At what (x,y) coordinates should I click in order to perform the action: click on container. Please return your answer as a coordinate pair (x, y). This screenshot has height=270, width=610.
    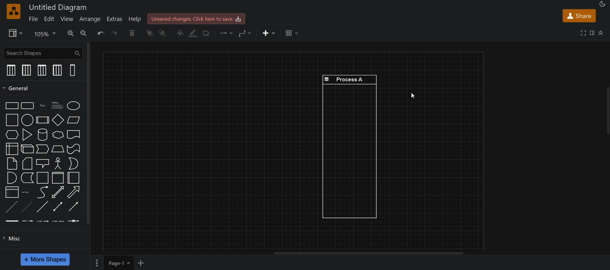
    Looking at the image, I should click on (43, 178).